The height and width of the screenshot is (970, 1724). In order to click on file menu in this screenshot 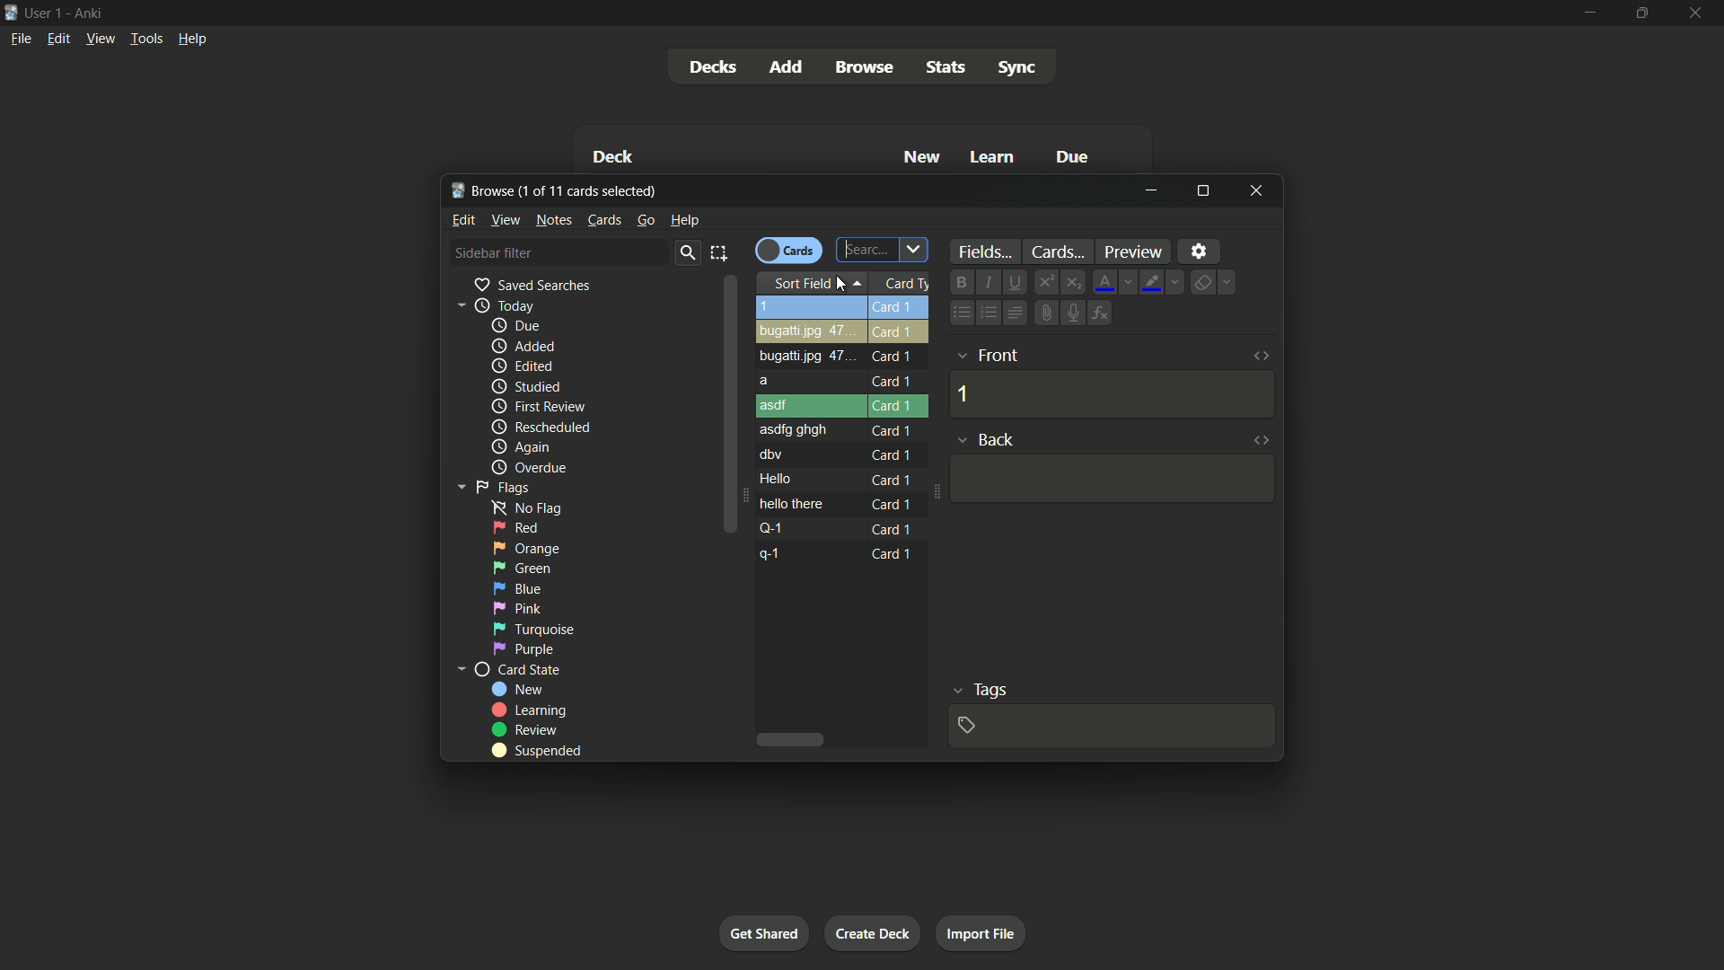, I will do `click(20, 38)`.